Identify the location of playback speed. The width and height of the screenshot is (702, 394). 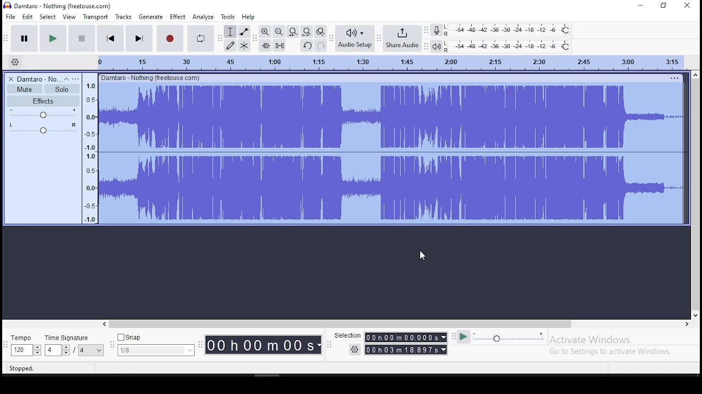
(501, 338).